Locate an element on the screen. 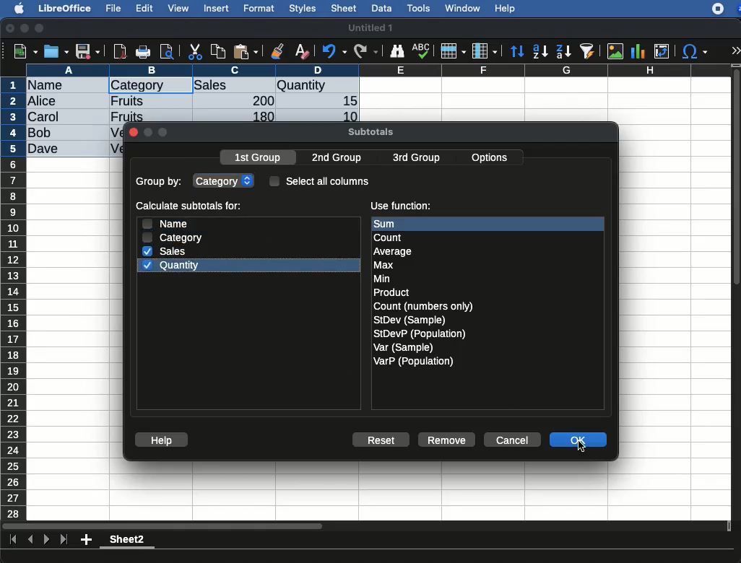 The width and height of the screenshot is (741, 563). insert is located at coordinates (217, 8).